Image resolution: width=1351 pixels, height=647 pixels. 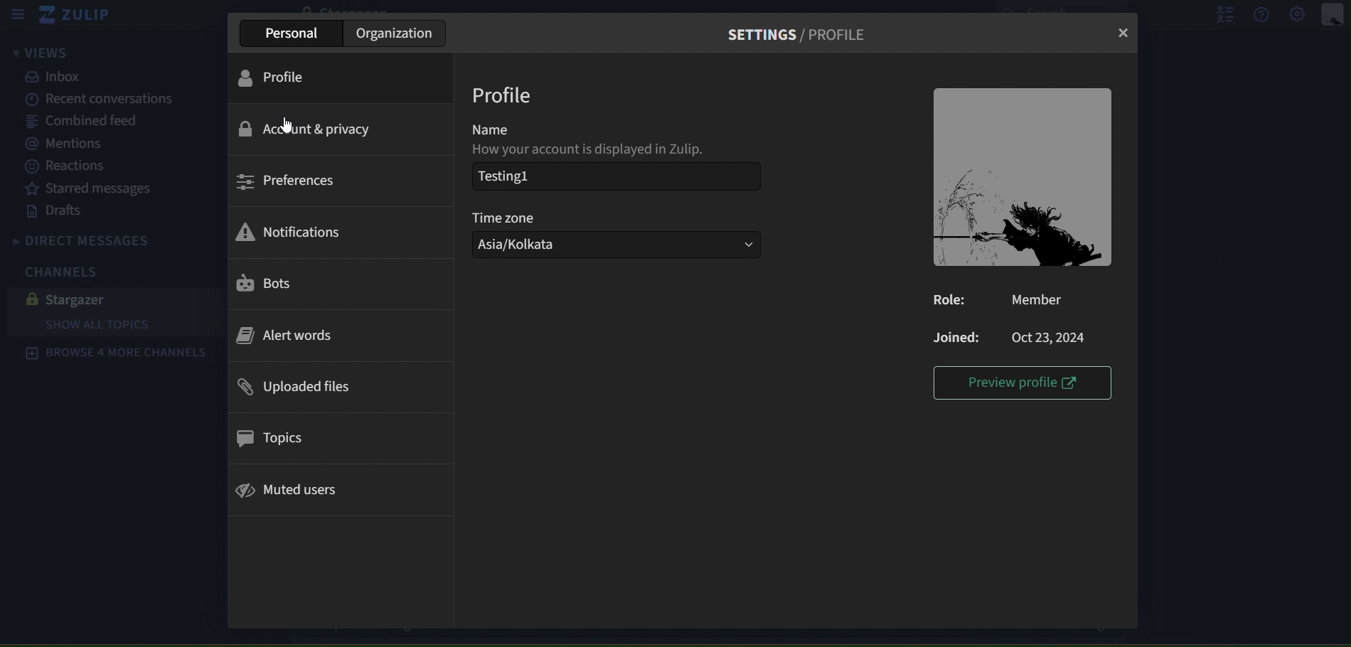 What do you see at coordinates (287, 181) in the screenshot?
I see `preferences` at bounding box center [287, 181].